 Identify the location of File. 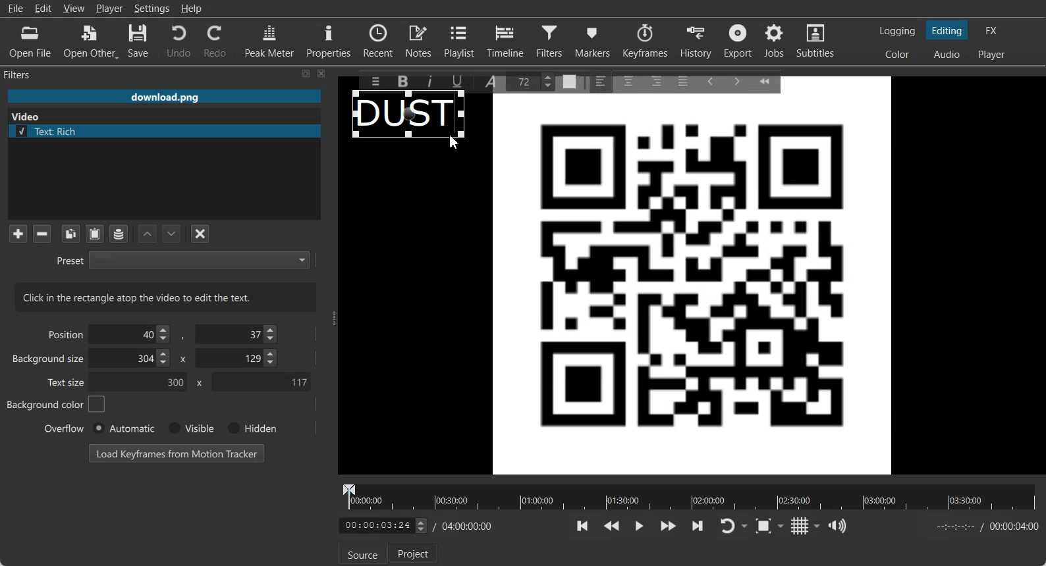
(164, 97).